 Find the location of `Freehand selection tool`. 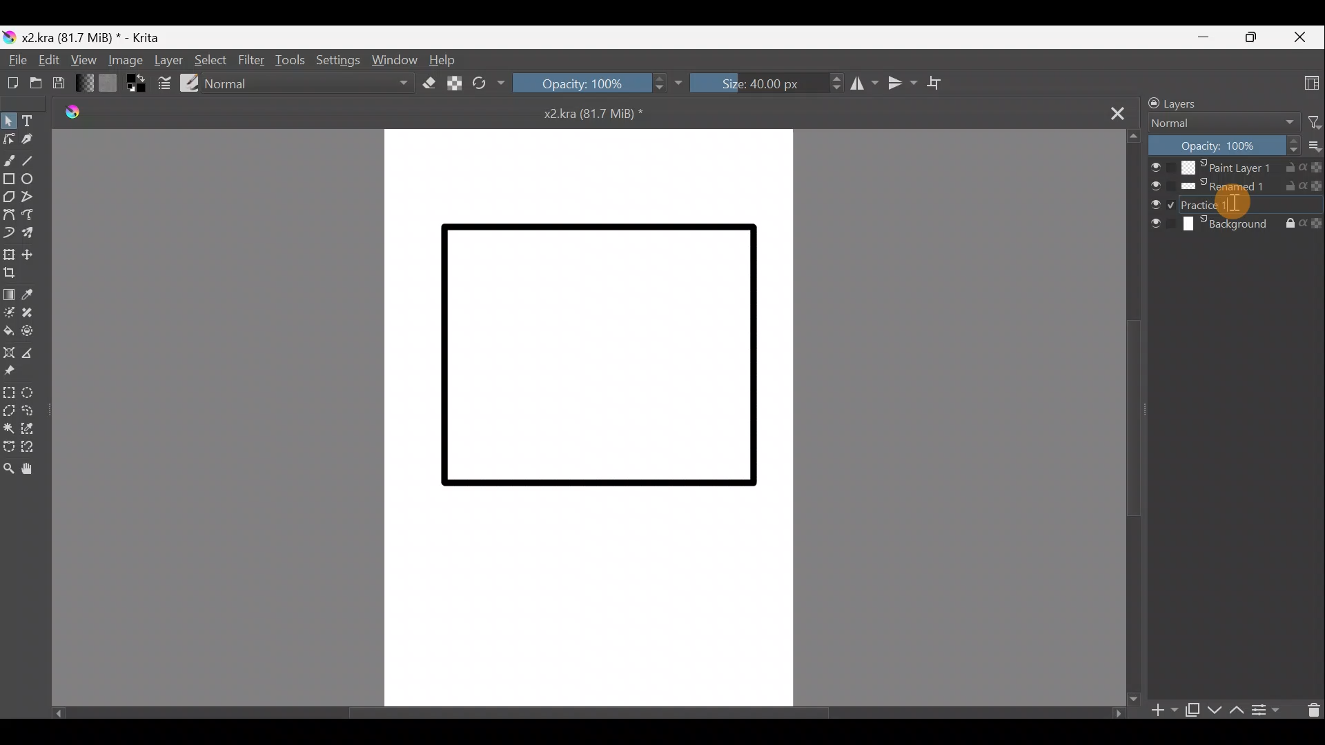

Freehand selection tool is located at coordinates (32, 410).